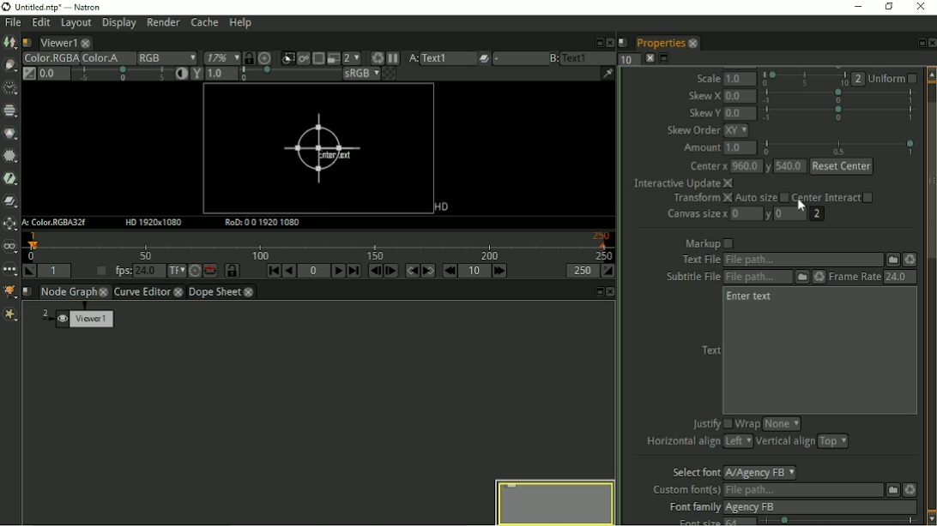 Image resolution: width=937 pixels, height=526 pixels. What do you see at coordinates (759, 278) in the screenshot?
I see `Subtitle File` at bounding box center [759, 278].